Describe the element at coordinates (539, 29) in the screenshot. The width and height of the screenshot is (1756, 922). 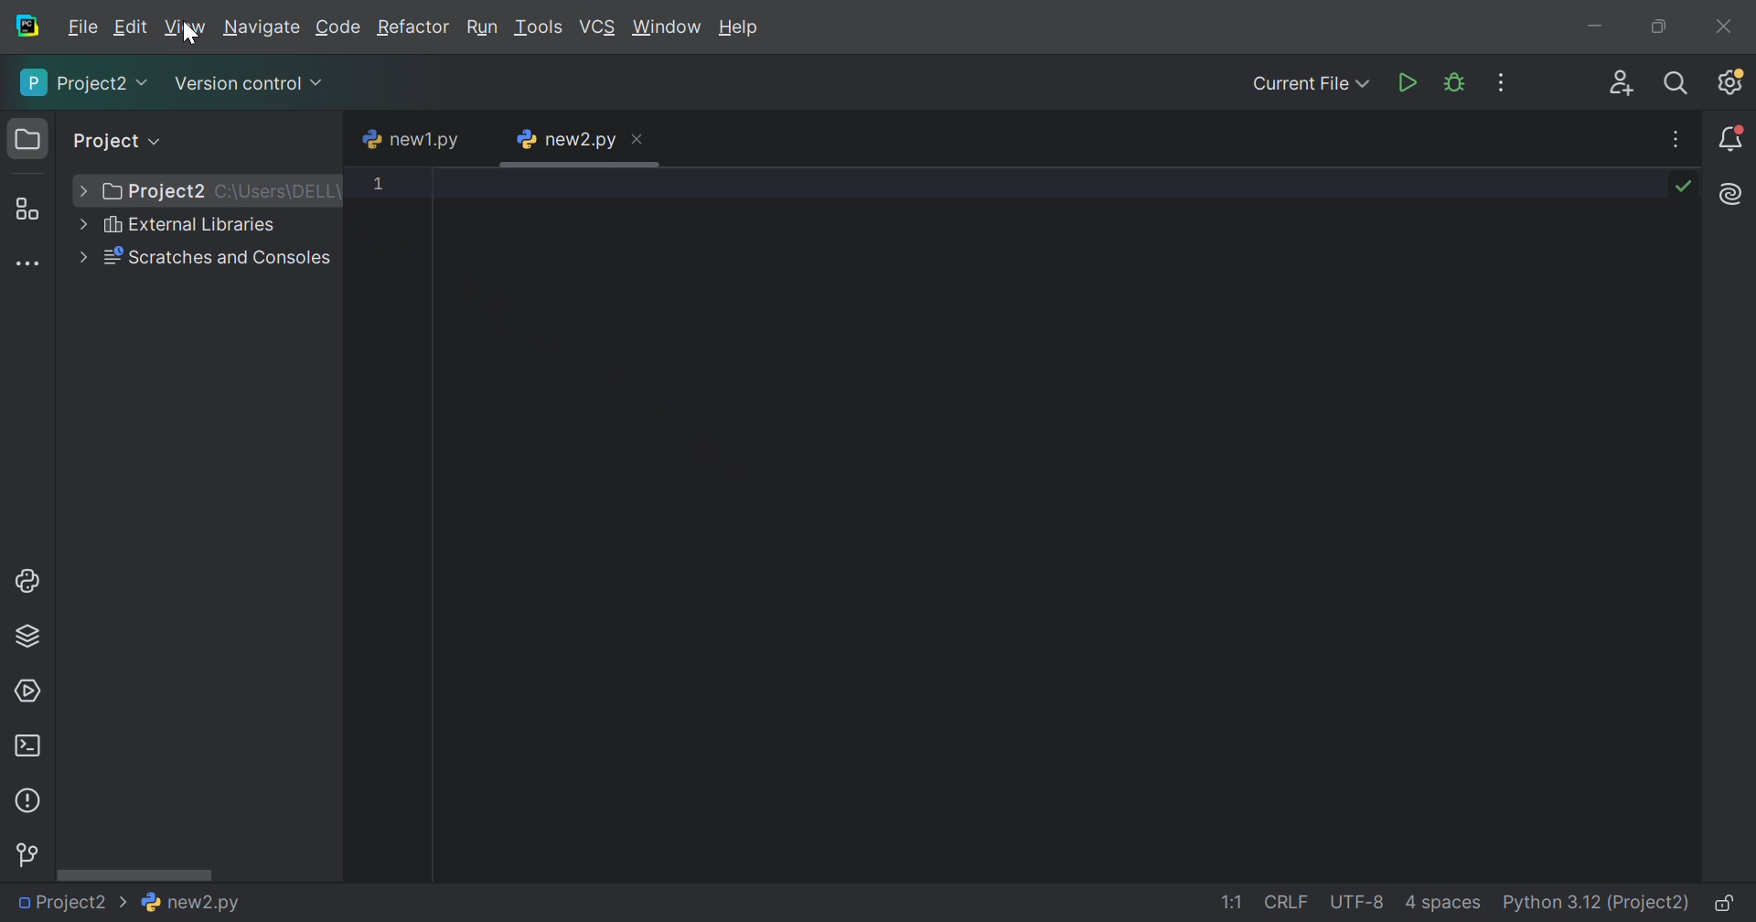
I see `Tools` at that location.